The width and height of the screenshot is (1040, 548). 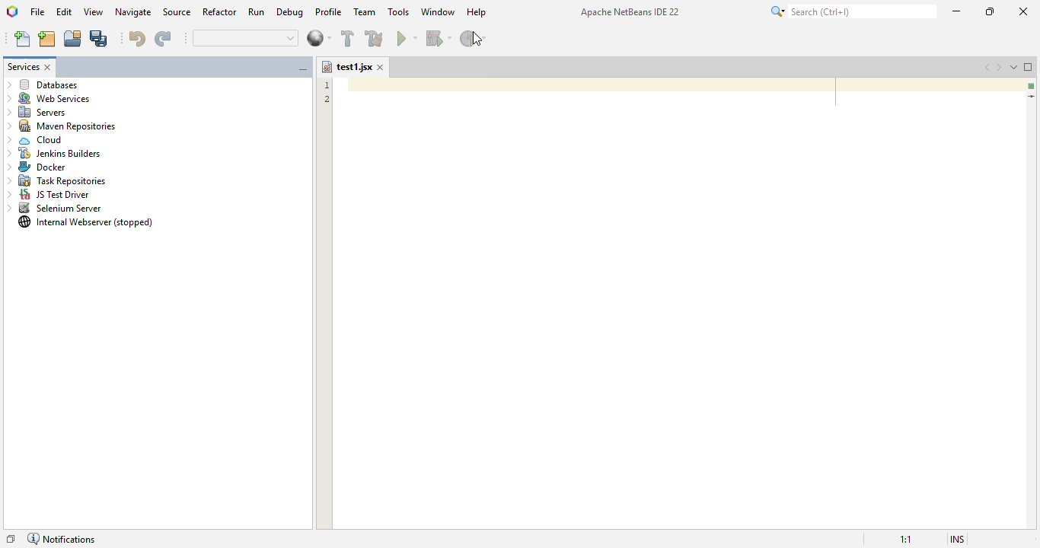 I want to click on 1, so click(x=327, y=85).